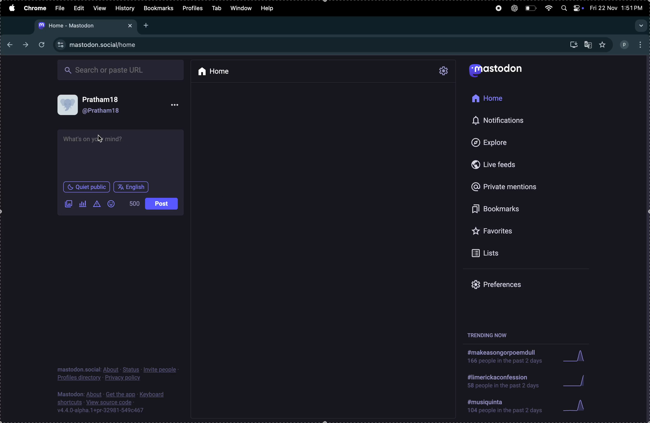  What do you see at coordinates (126, 8) in the screenshot?
I see `history` at bounding box center [126, 8].